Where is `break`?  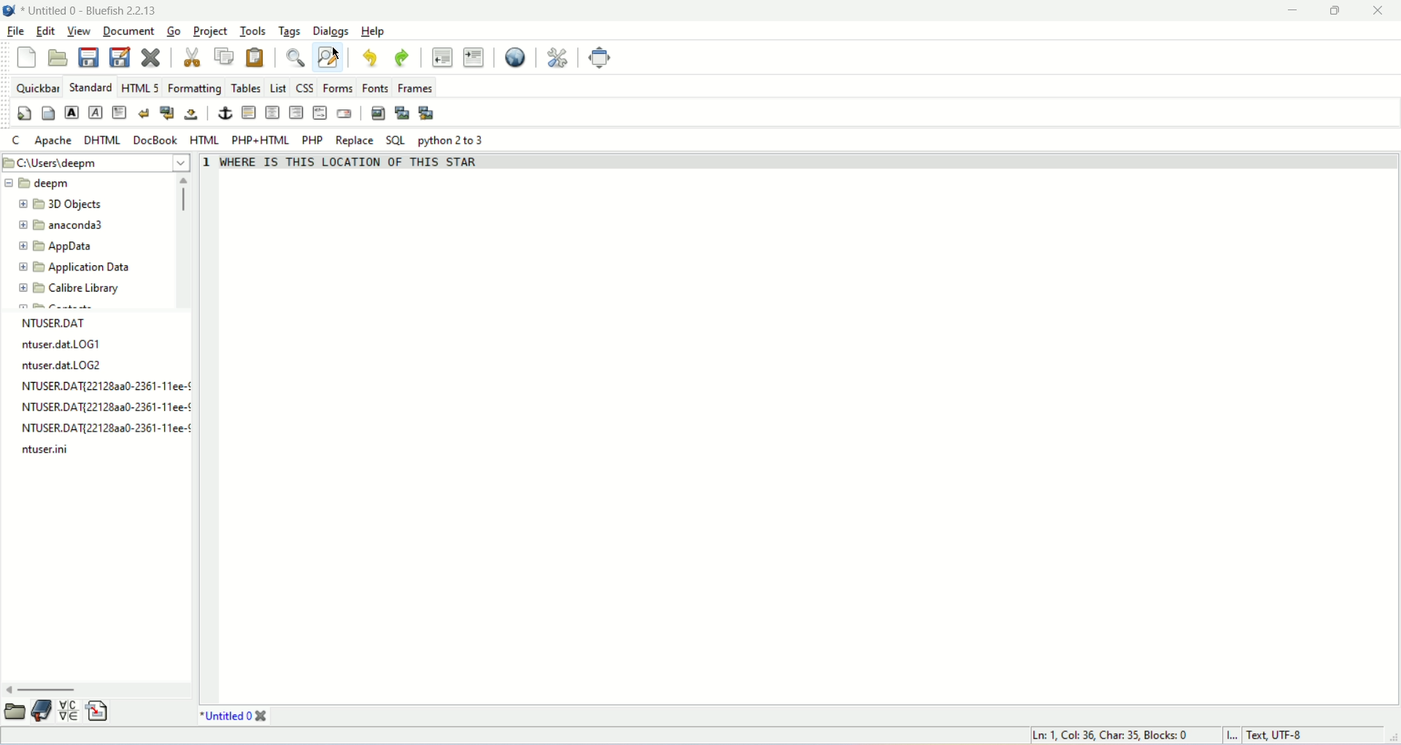
break is located at coordinates (144, 112).